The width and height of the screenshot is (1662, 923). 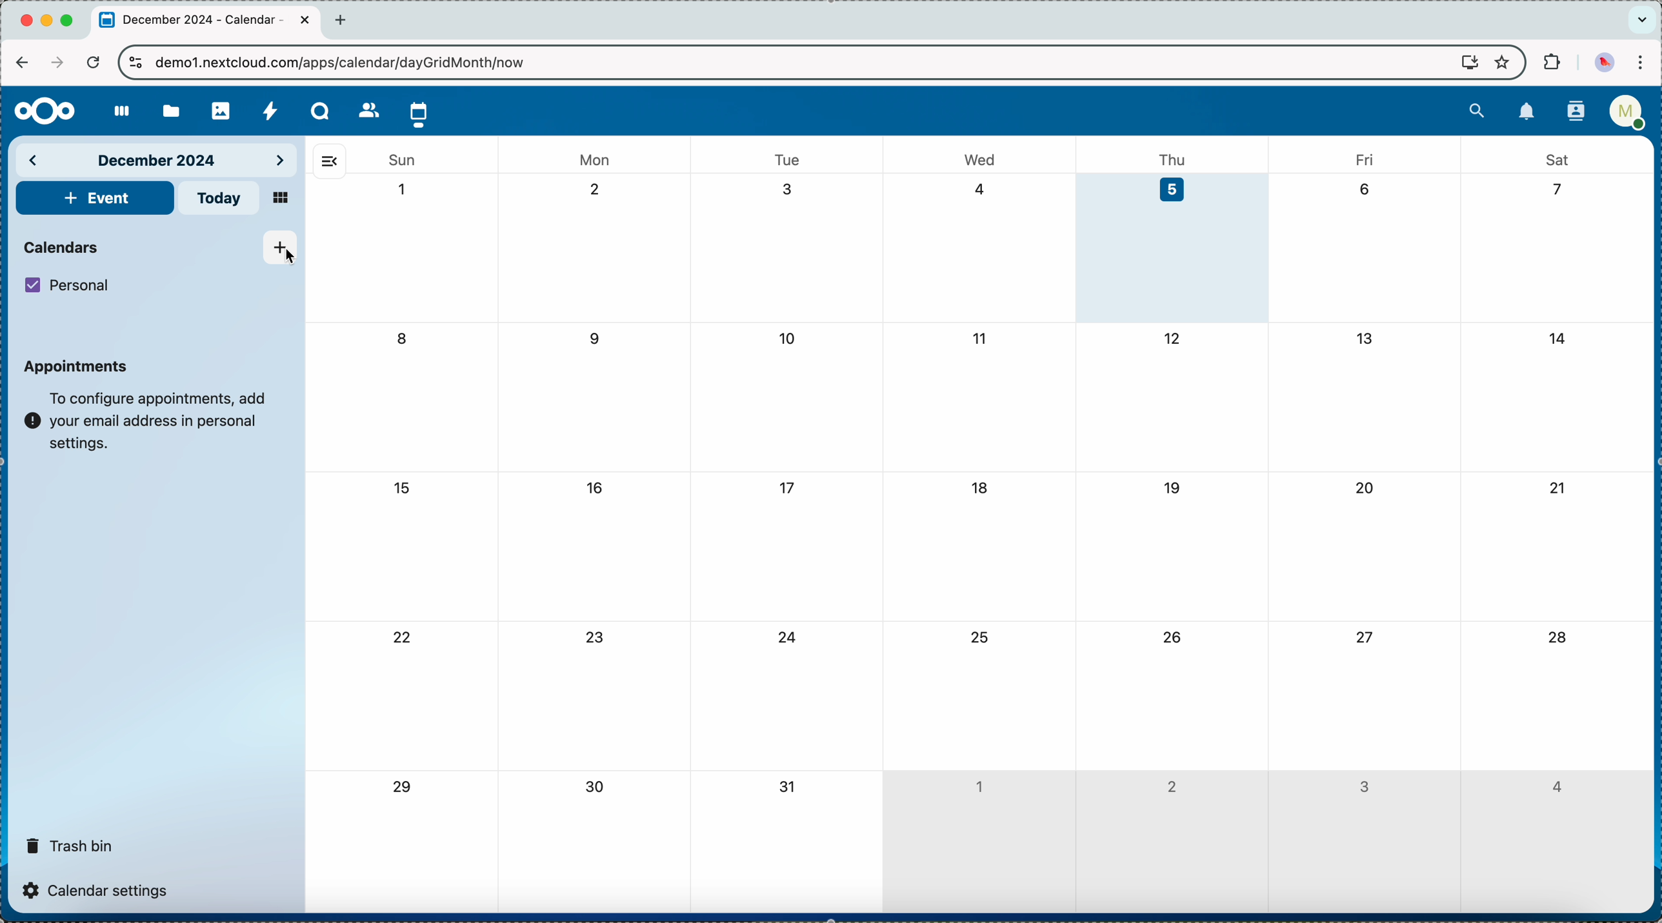 I want to click on dashboard, so click(x=116, y=112).